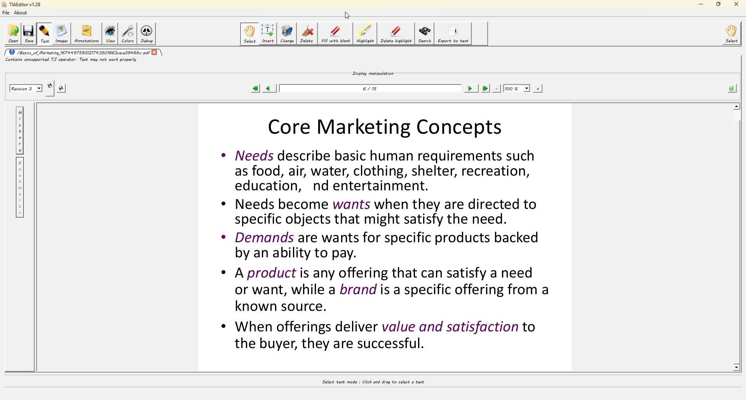 Image resolution: width=746 pixels, height=400 pixels. I want to click on delete, so click(308, 33).